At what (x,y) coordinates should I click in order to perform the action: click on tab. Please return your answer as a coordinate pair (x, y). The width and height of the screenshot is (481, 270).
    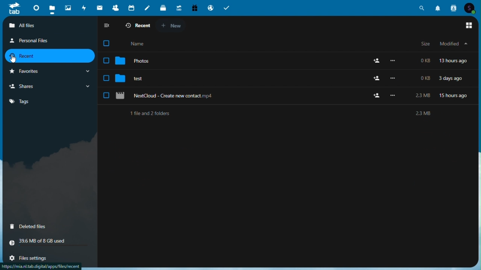
    Looking at the image, I should click on (13, 8).